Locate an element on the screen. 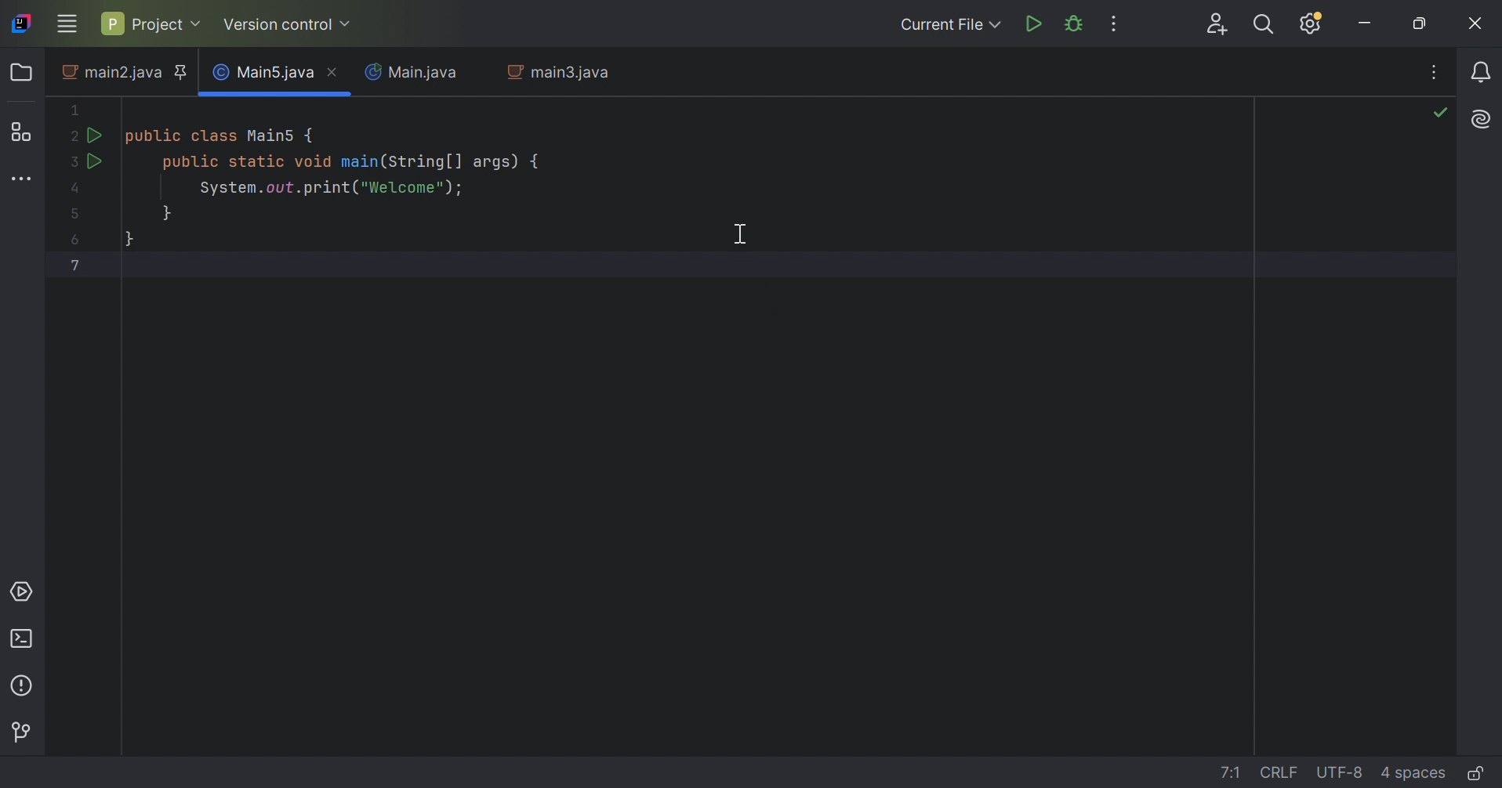 The image size is (1502, 788). Restore down is located at coordinates (1420, 23).